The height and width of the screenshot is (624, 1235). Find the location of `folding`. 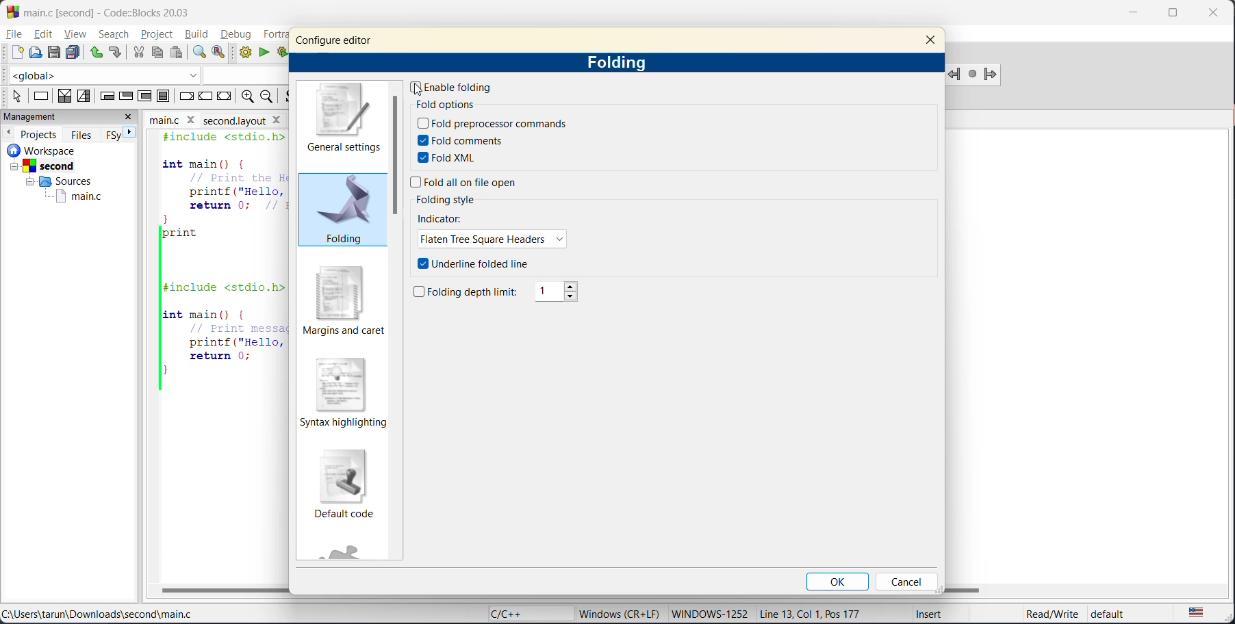

folding is located at coordinates (346, 214).